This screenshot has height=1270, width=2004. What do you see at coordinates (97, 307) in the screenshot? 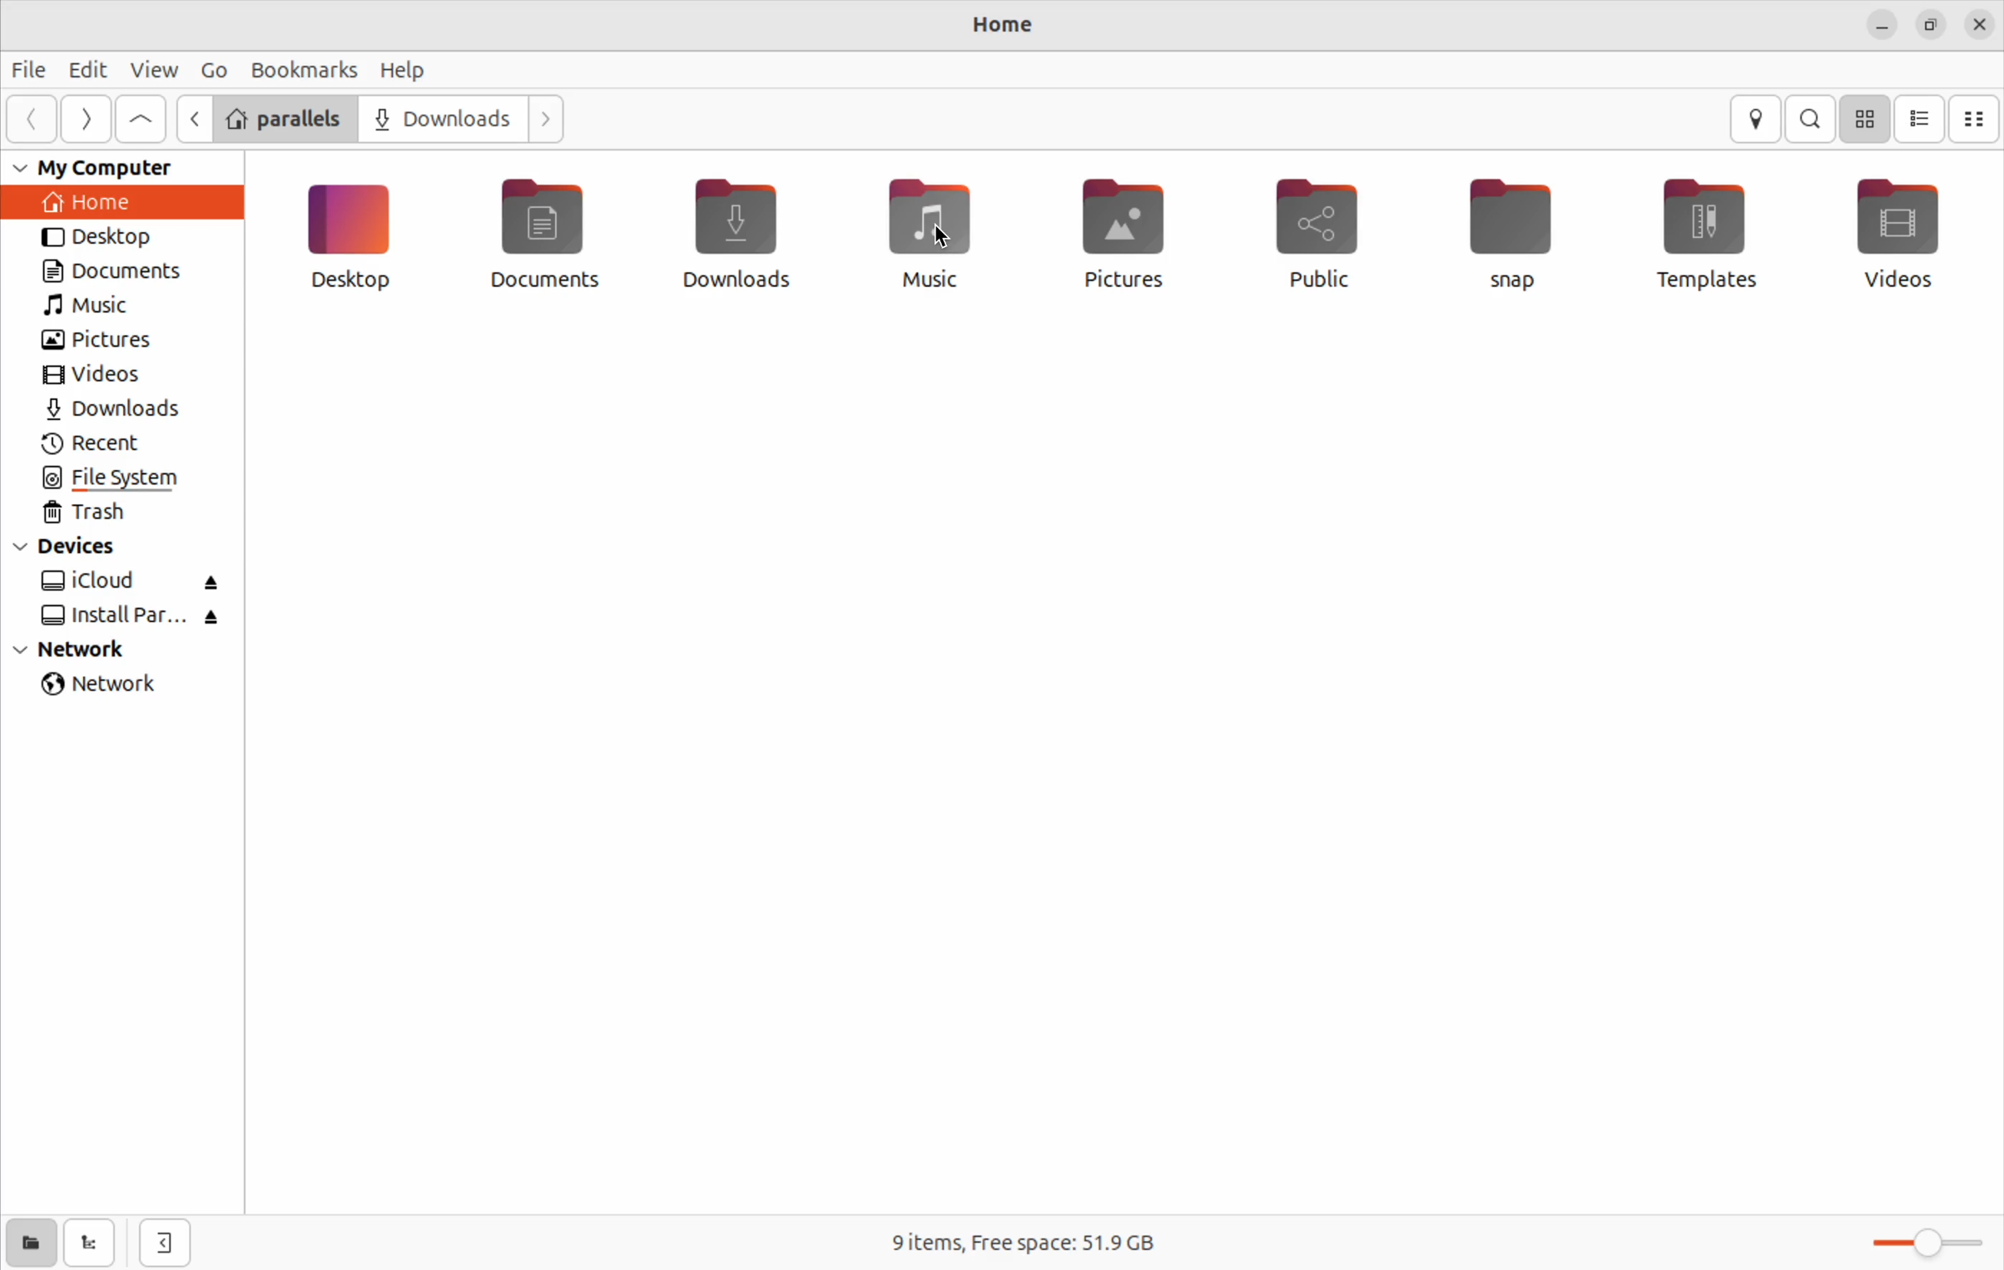
I see `music` at bounding box center [97, 307].